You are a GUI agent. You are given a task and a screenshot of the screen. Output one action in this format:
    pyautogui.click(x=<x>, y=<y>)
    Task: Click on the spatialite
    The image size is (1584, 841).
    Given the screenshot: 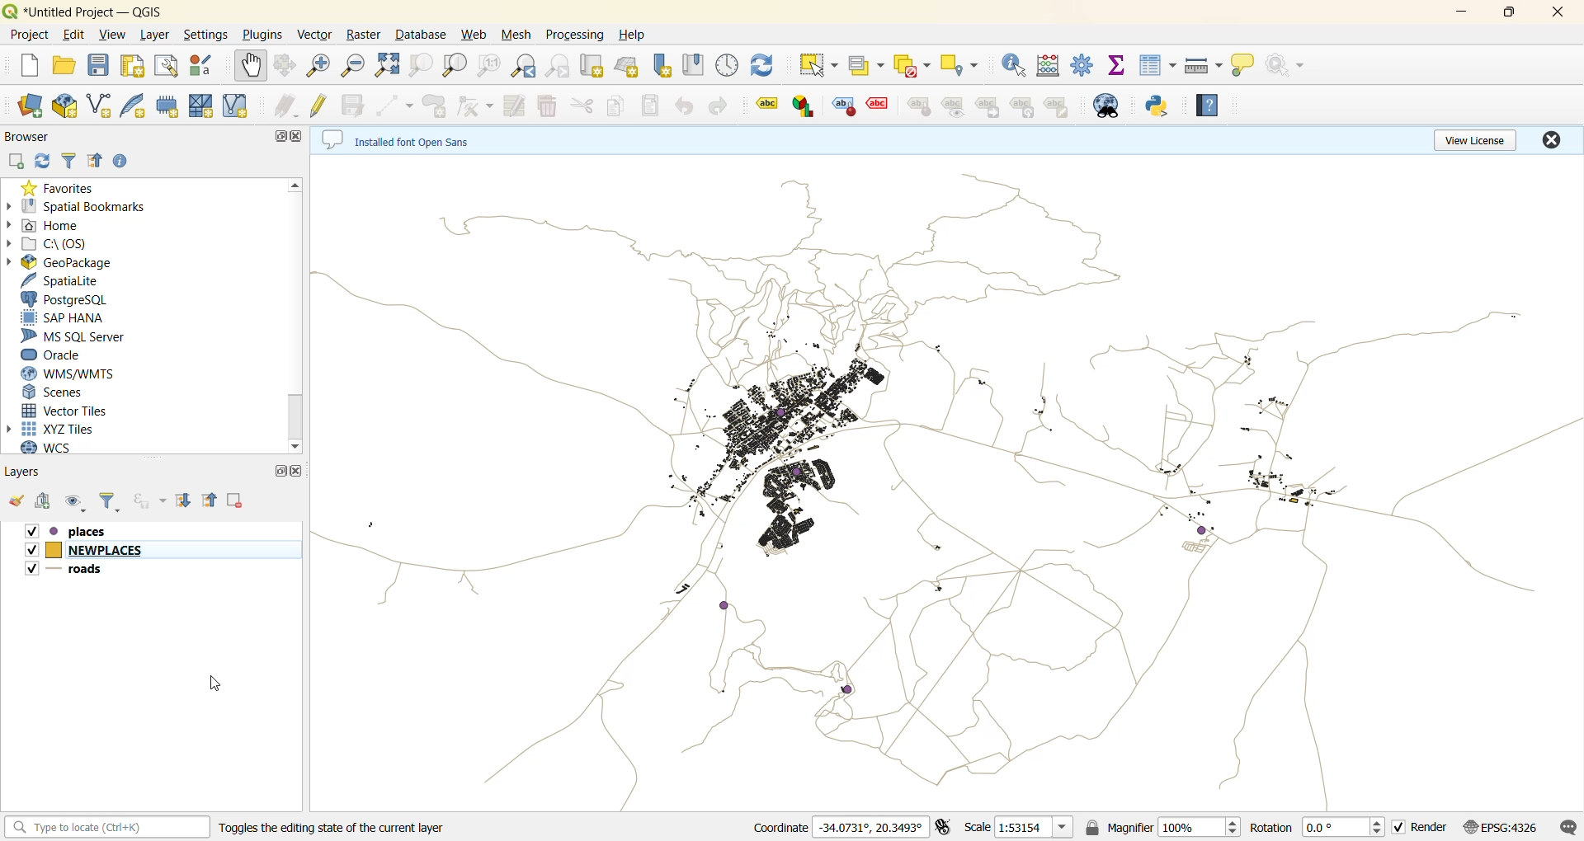 What is the action you would take?
    pyautogui.click(x=64, y=280)
    